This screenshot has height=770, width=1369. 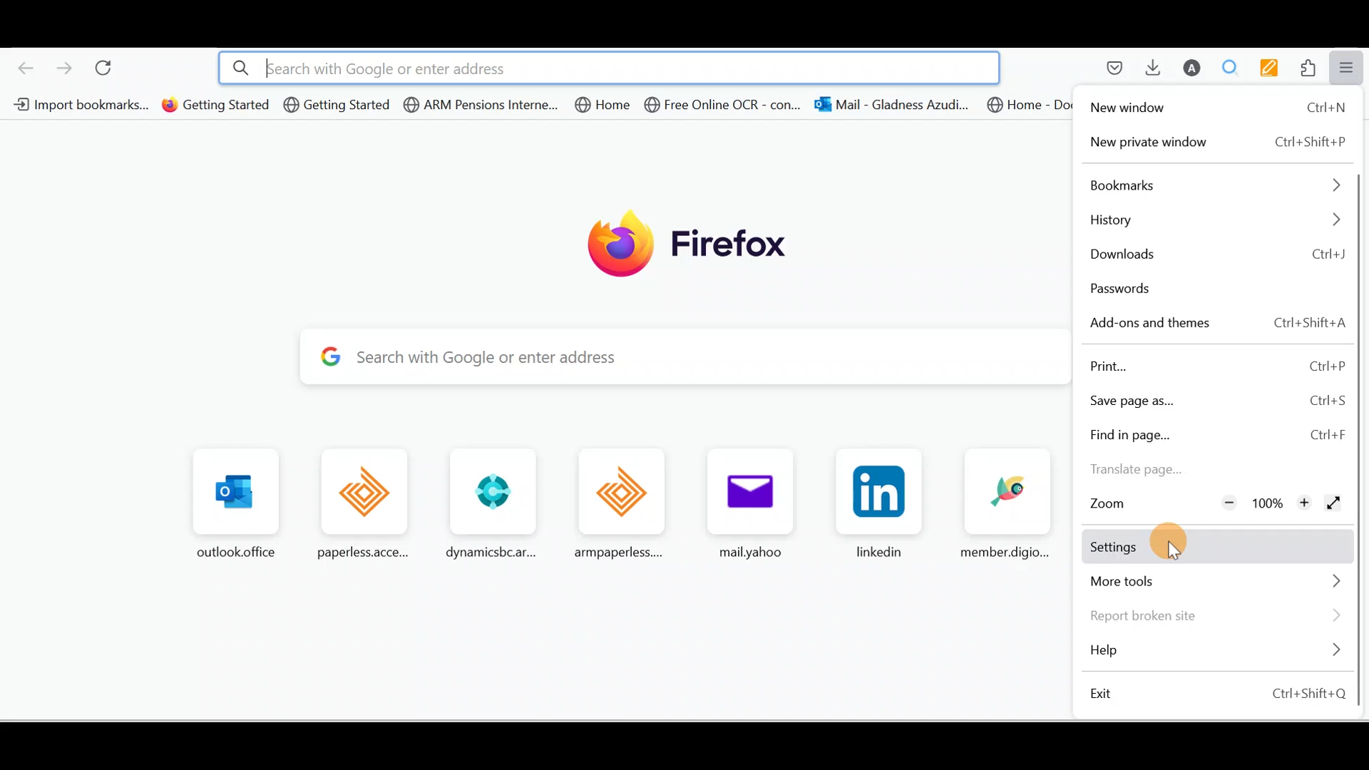 I want to click on Help, so click(x=1214, y=650).